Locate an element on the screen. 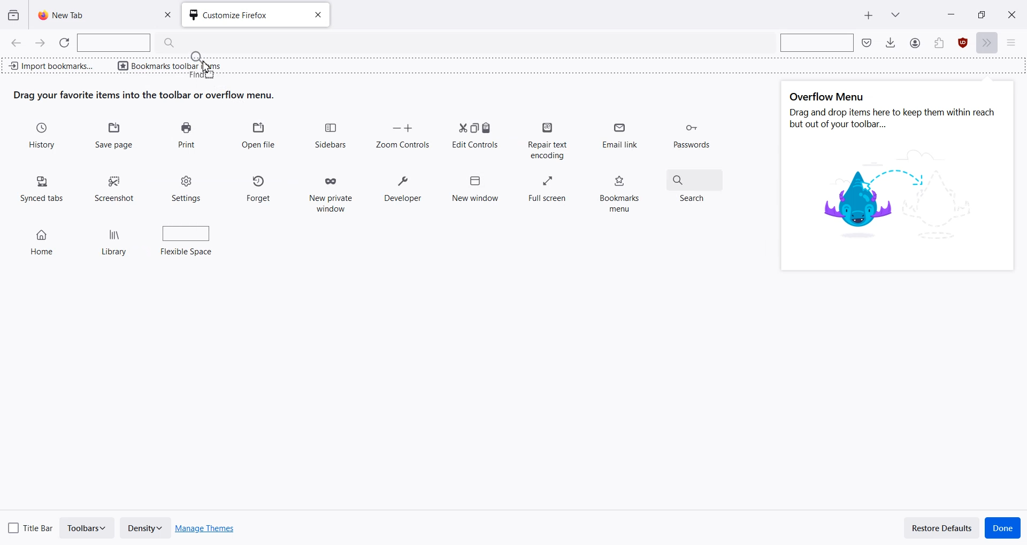 The image size is (1027, 545). Repair text encoding is located at coordinates (547, 139).